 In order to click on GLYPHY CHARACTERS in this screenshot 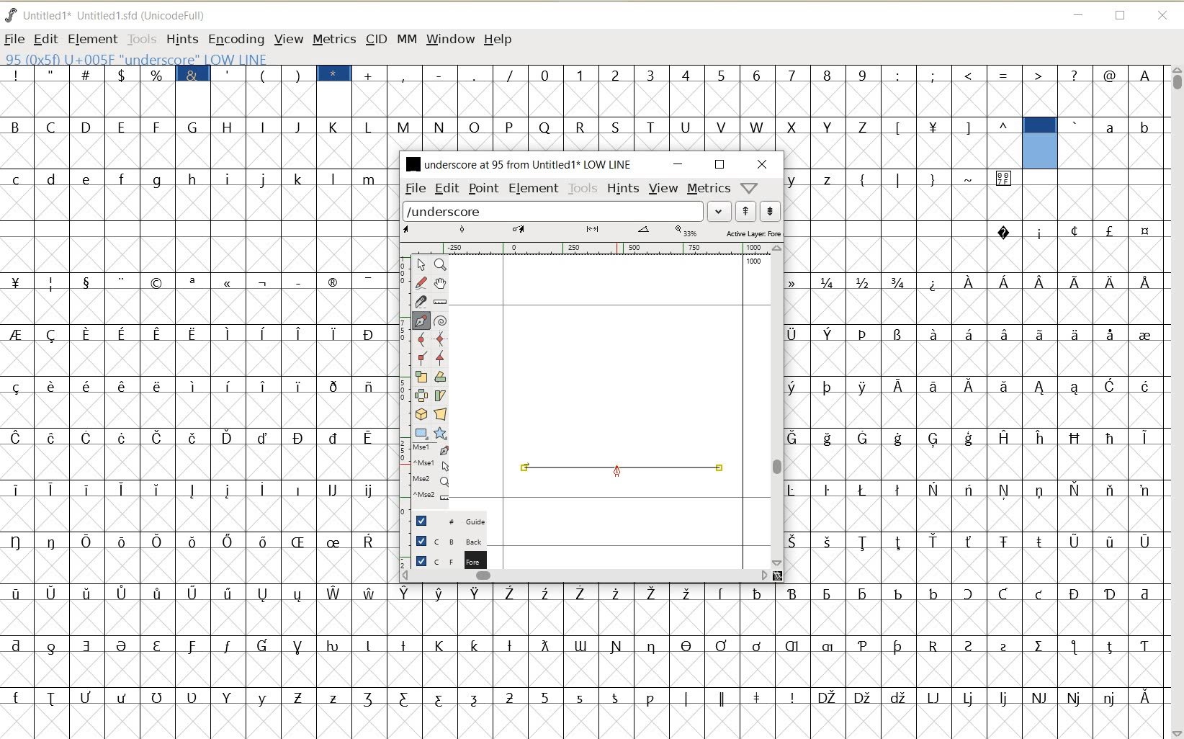, I will do `click(902, 418)`.